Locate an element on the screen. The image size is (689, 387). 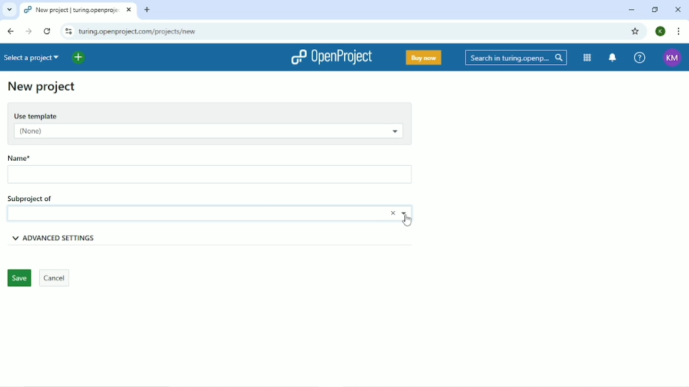
name box is located at coordinates (191, 214).